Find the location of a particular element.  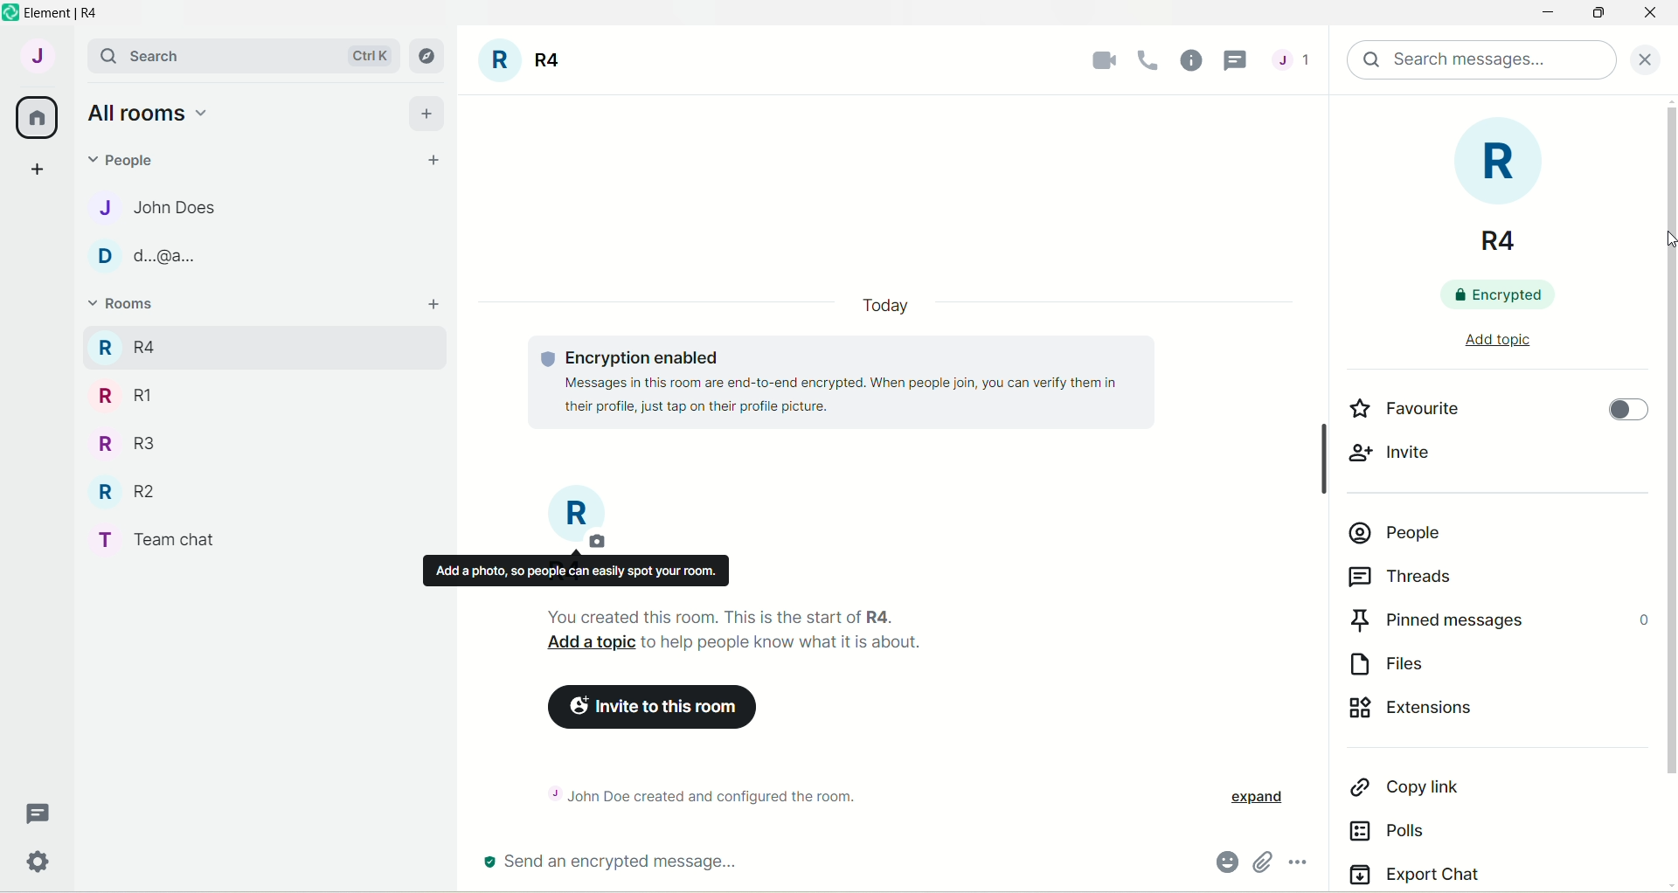

add is located at coordinates (436, 305).